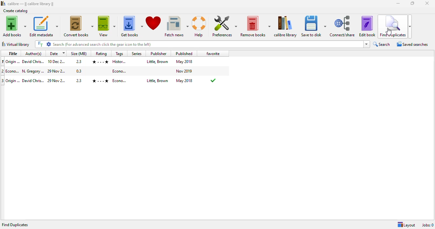 The width and height of the screenshot is (435, 229). Describe the element at coordinates (395, 26) in the screenshot. I see `find duplicates` at that location.